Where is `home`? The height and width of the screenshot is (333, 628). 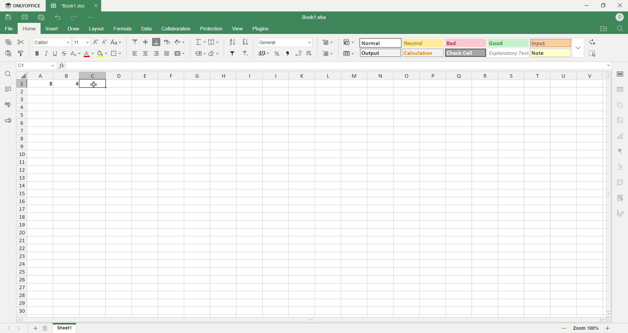 home is located at coordinates (29, 28).